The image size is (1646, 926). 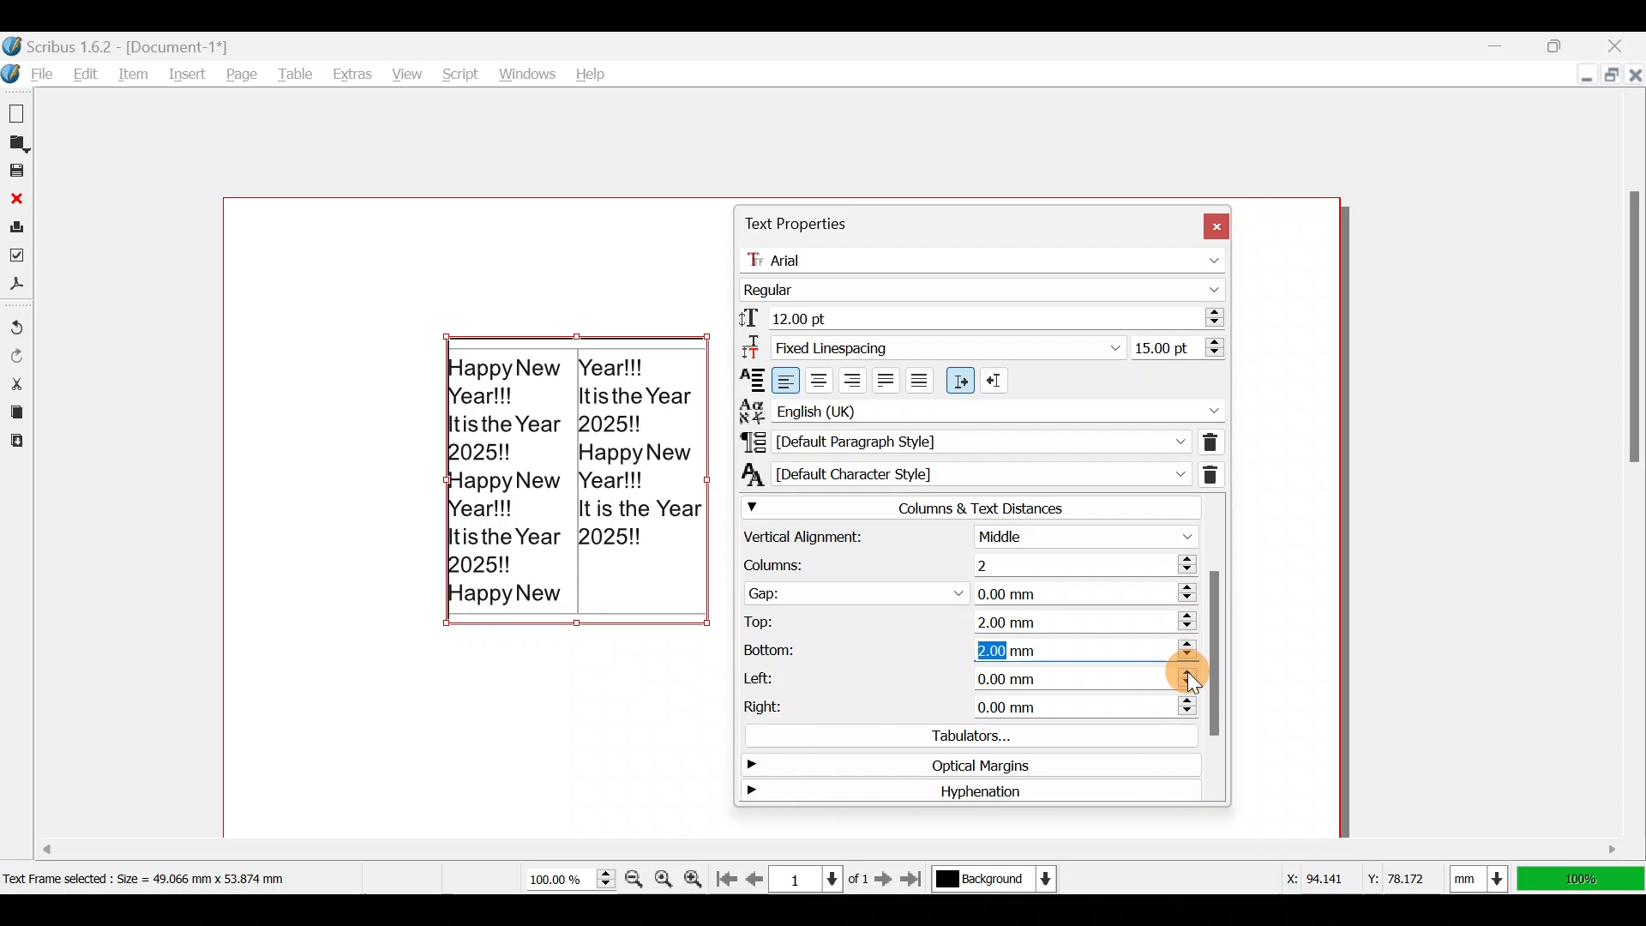 What do you see at coordinates (1625, 42) in the screenshot?
I see `Close` at bounding box center [1625, 42].